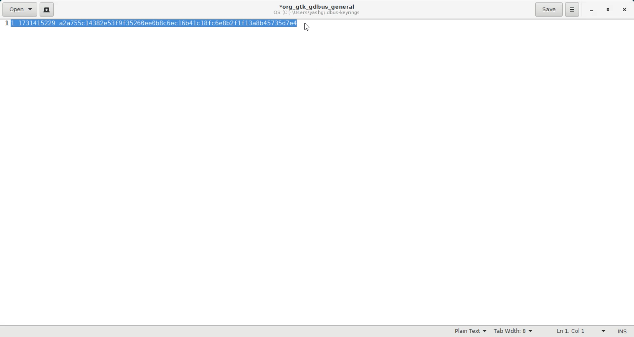 The height and width of the screenshot is (337, 634). What do you see at coordinates (591, 10) in the screenshot?
I see `Minimize` at bounding box center [591, 10].